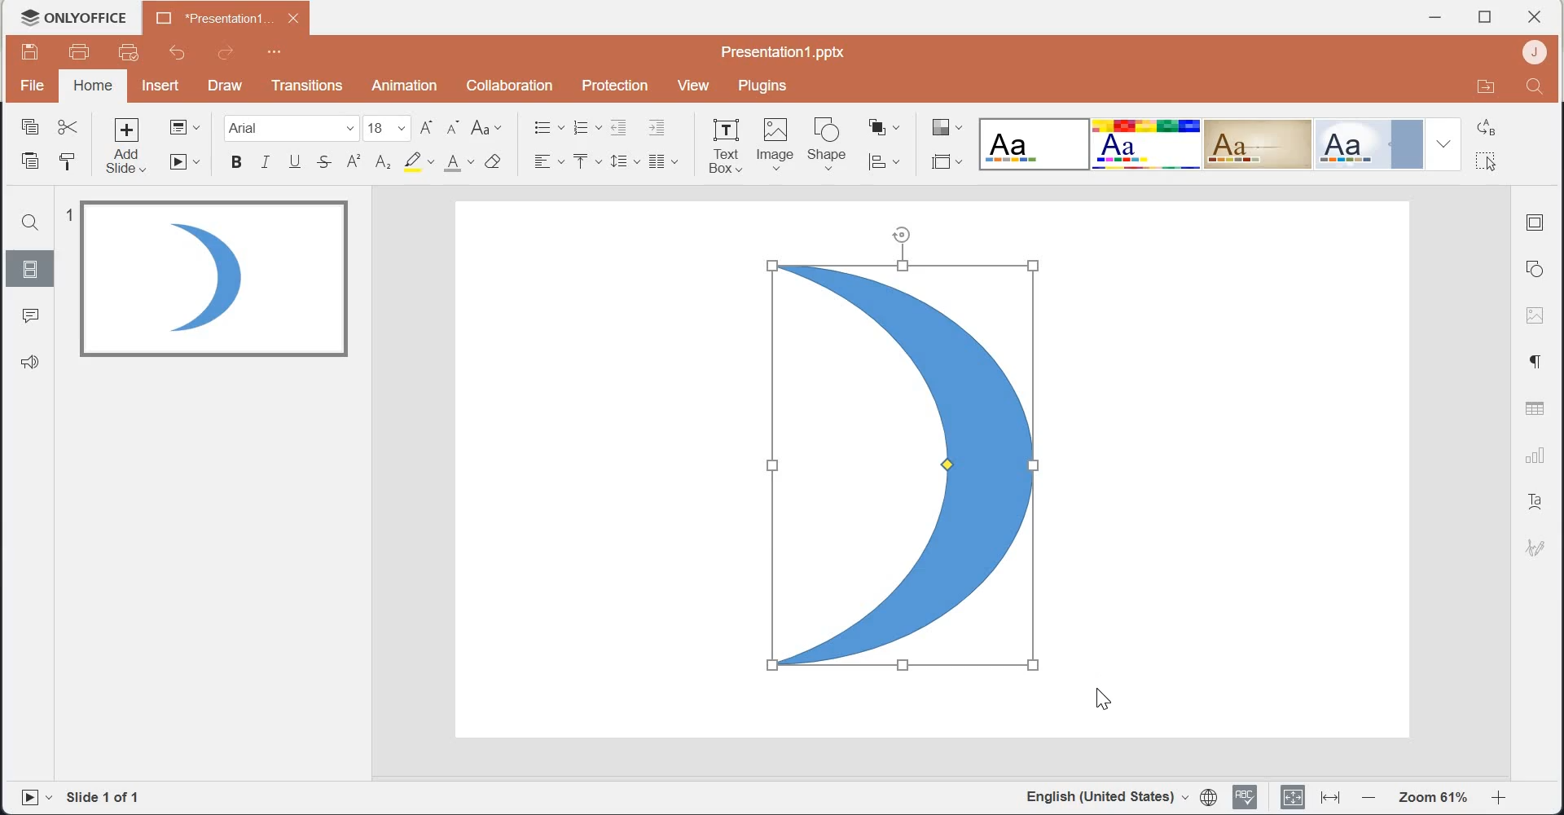 This screenshot has height=815, width=1564. I want to click on Animation, so click(404, 86).